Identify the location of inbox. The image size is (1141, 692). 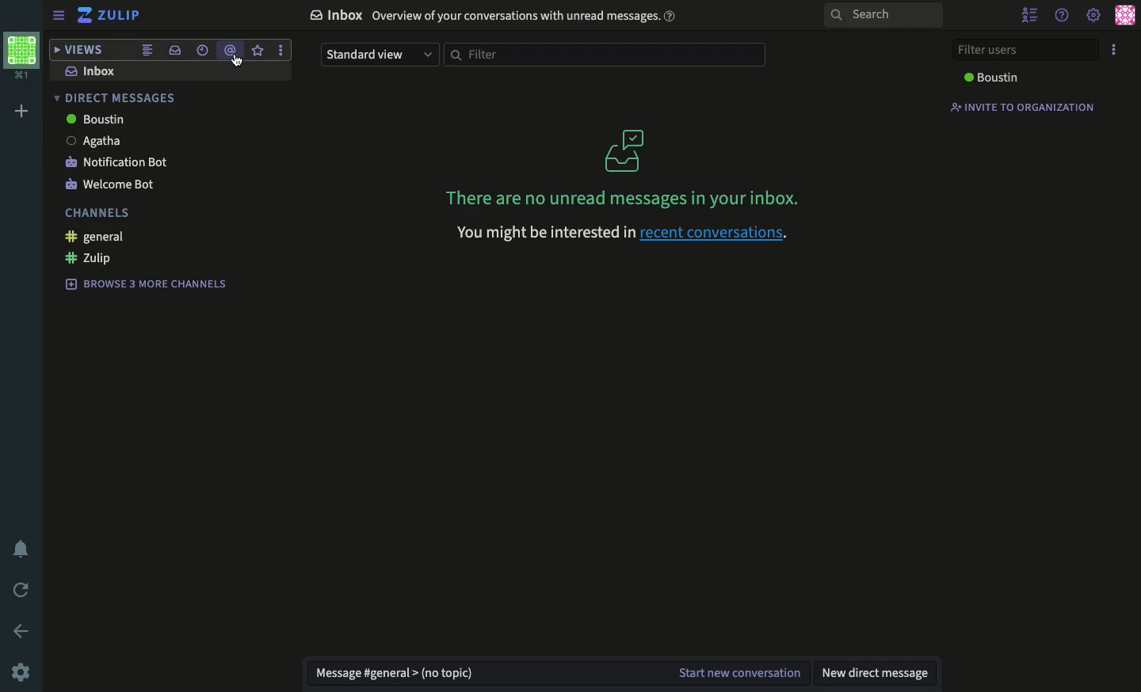
(101, 71).